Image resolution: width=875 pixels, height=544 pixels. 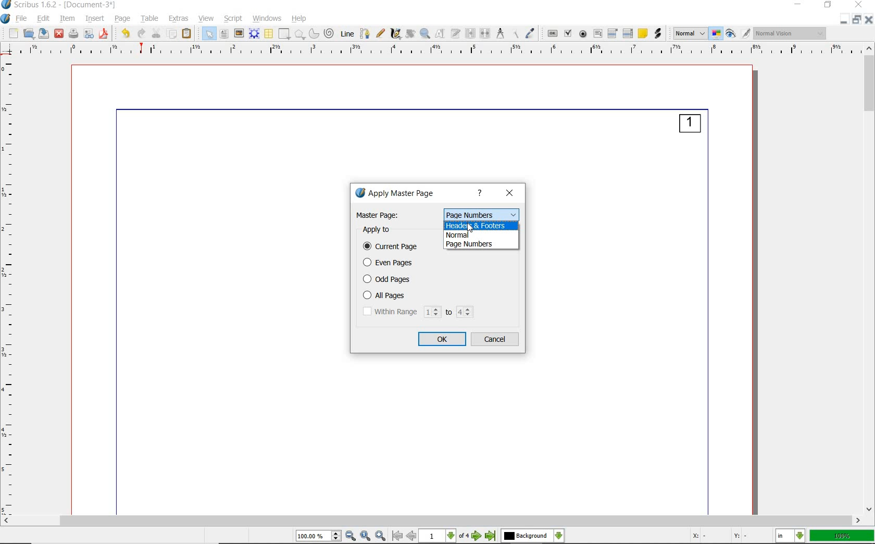 What do you see at coordinates (319, 536) in the screenshot?
I see `select current zoom level` at bounding box center [319, 536].